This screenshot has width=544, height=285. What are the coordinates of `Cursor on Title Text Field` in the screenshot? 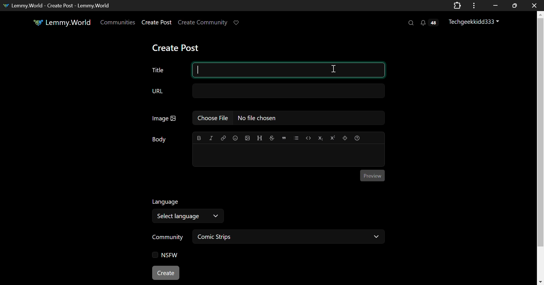 It's located at (335, 71).